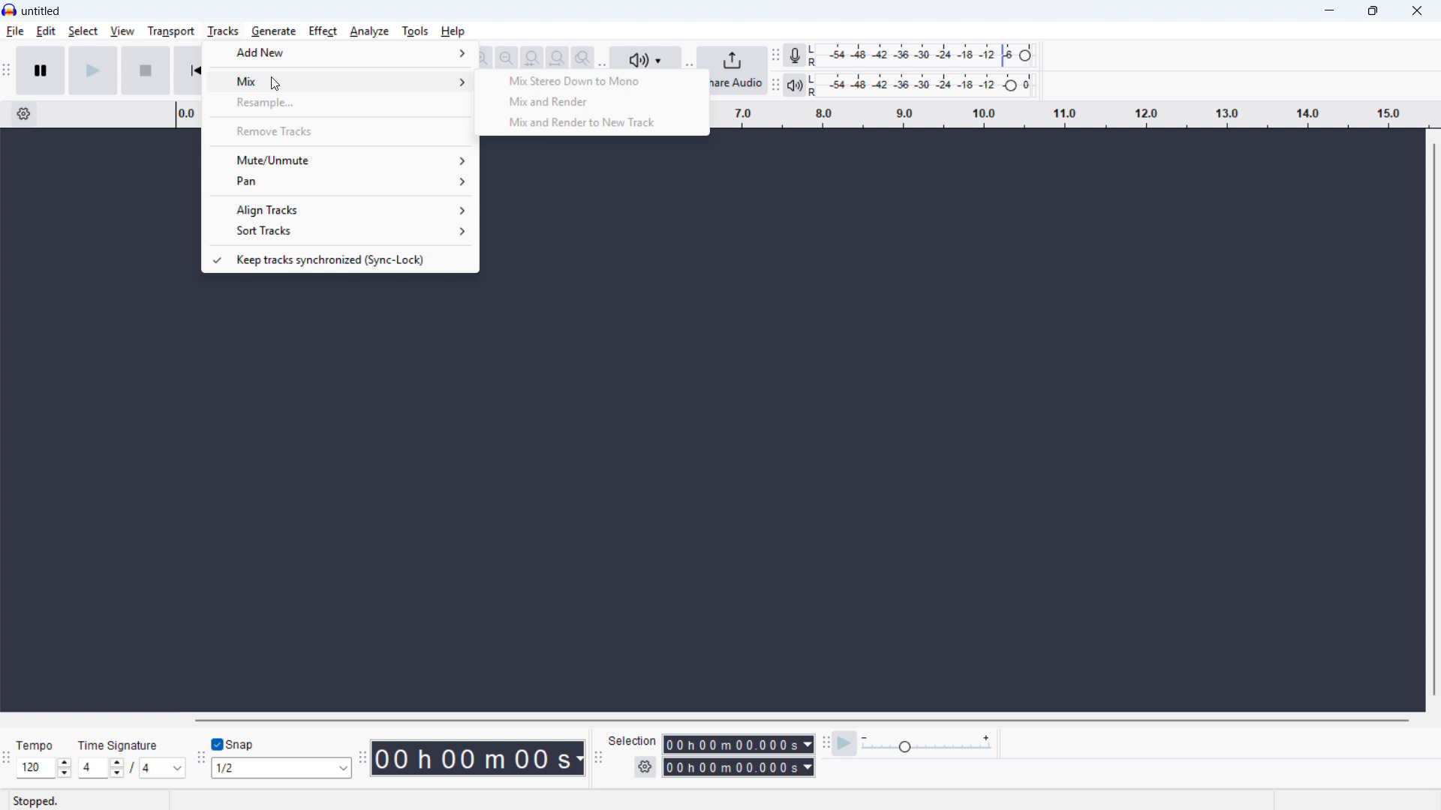 The image size is (1441, 810). What do you see at coordinates (794, 84) in the screenshot?
I see `playback metre toolbar ` at bounding box center [794, 84].